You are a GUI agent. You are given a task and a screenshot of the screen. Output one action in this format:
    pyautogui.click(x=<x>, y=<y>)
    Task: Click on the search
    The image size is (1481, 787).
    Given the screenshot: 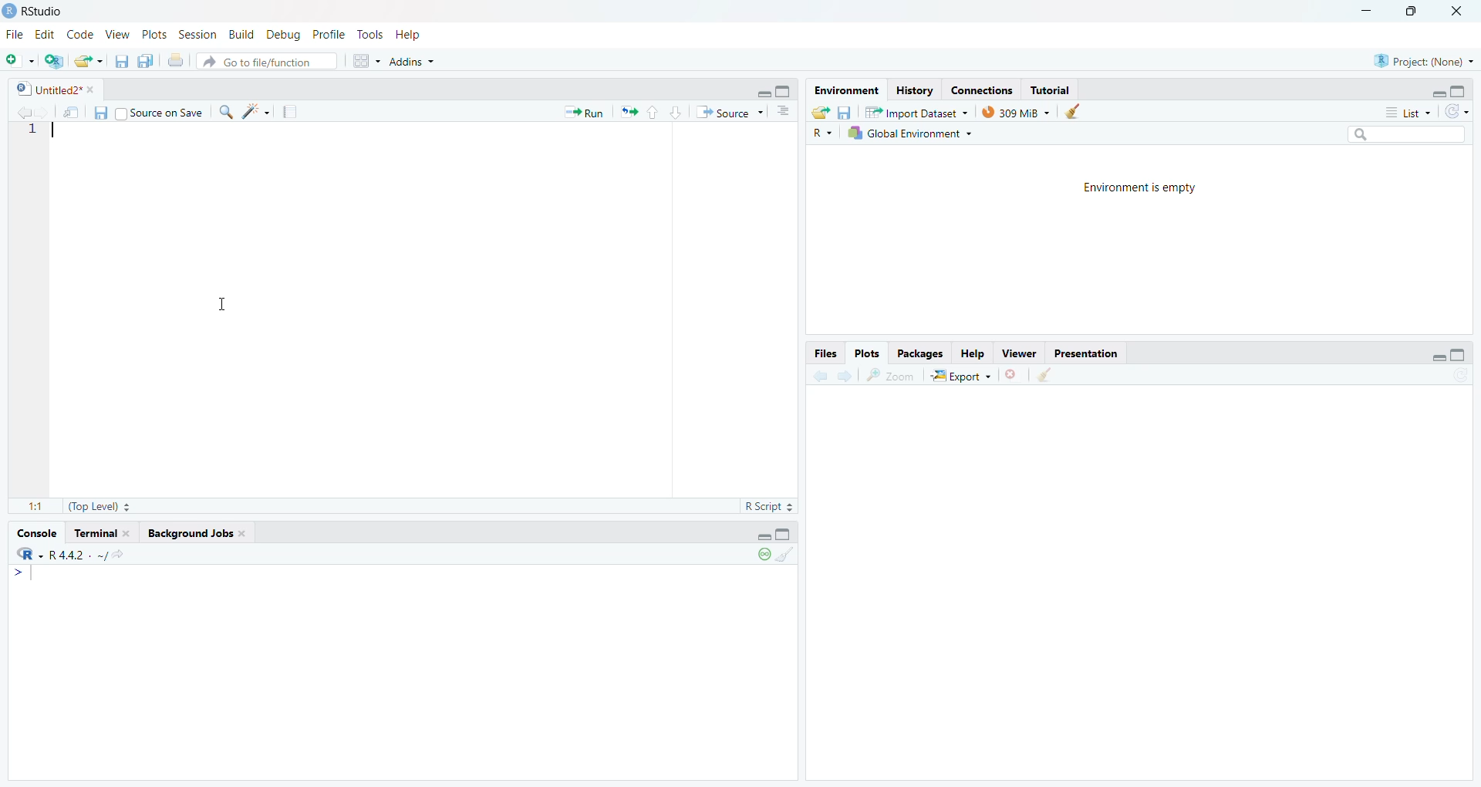 What is the action you would take?
    pyautogui.click(x=1410, y=132)
    